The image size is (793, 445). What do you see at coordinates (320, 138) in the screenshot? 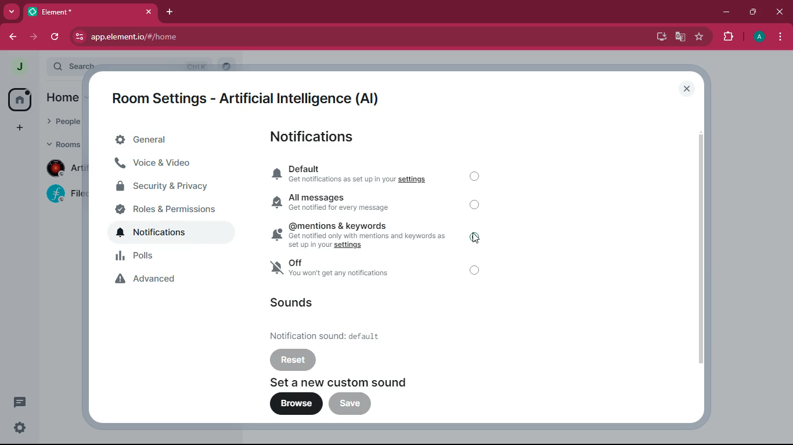
I see `notifications` at bounding box center [320, 138].